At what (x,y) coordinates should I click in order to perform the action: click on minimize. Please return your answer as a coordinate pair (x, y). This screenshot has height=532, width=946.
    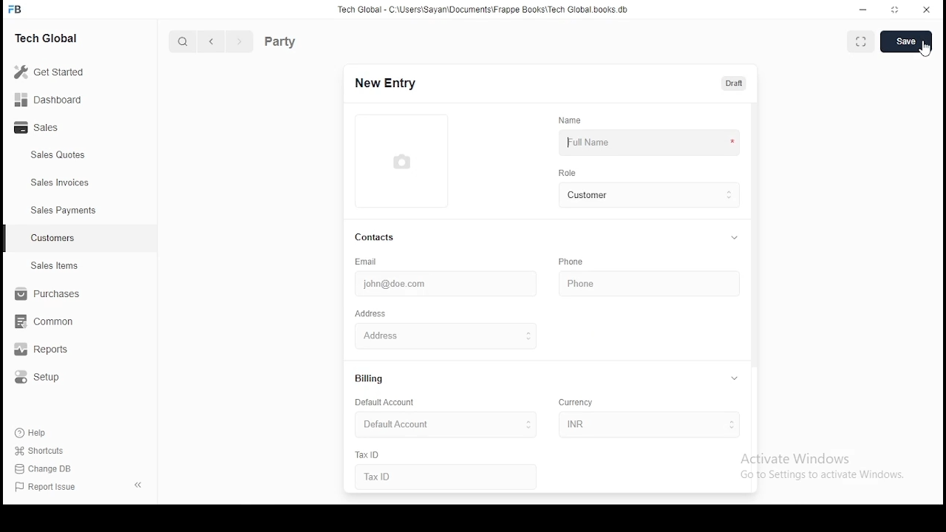
    Looking at the image, I should click on (864, 10).